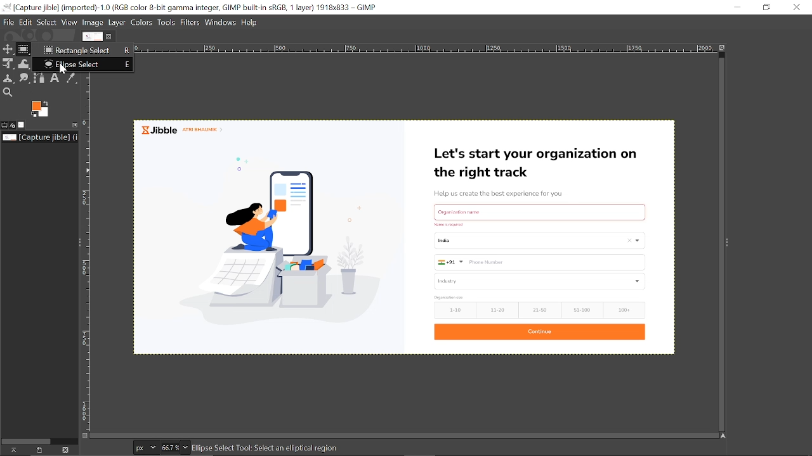 The width and height of the screenshot is (812, 456). Describe the element at coordinates (266, 448) in the screenshot. I see `ellipse Select Tool: Select an elliptical region` at that location.